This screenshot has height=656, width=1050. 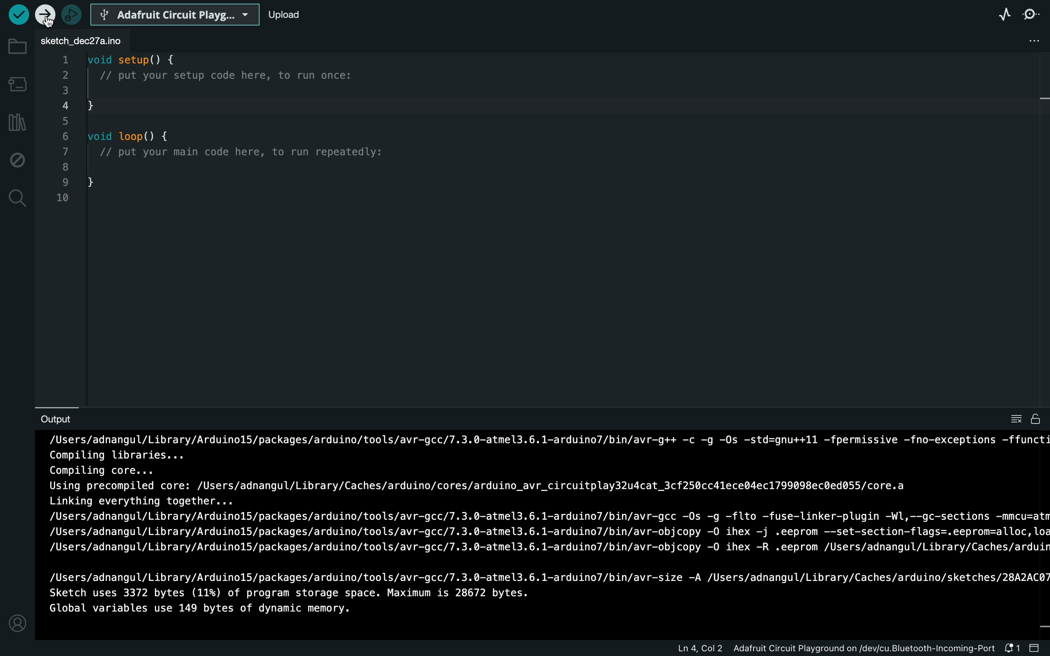 What do you see at coordinates (238, 136) in the screenshot?
I see `code` at bounding box center [238, 136].